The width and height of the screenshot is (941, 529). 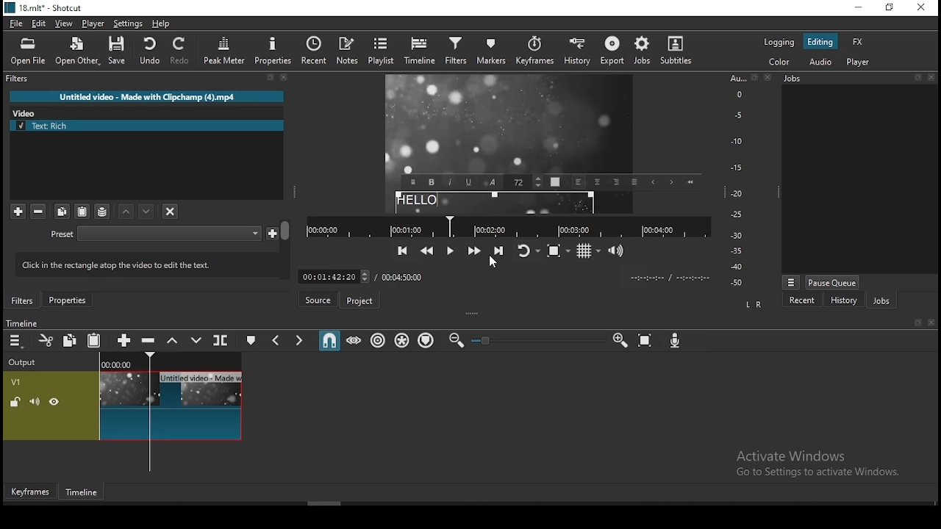 I want to click on zoom timeline out, so click(x=456, y=340).